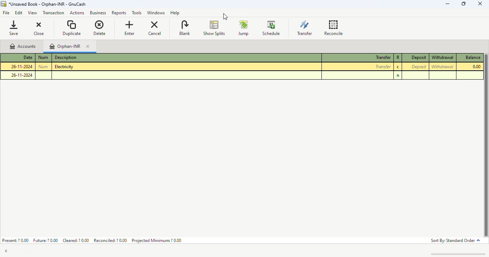 The height and width of the screenshot is (257, 489). Describe the element at coordinates (72, 27) in the screenshot. I see `duplicate` at that location.